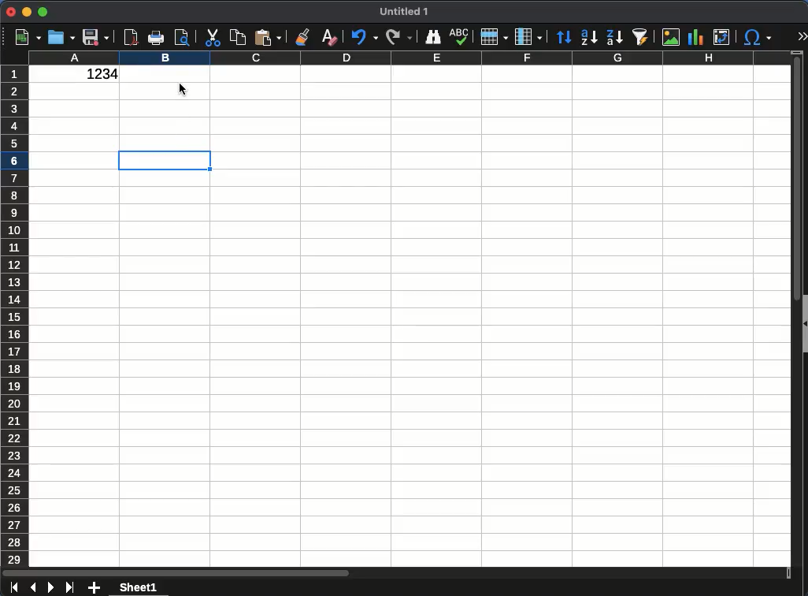 Image resolution: width=808 pixels, height=596 pixels. Describe the element at coordinates (695, 38) in the screenshot. I see `chart` at that location.